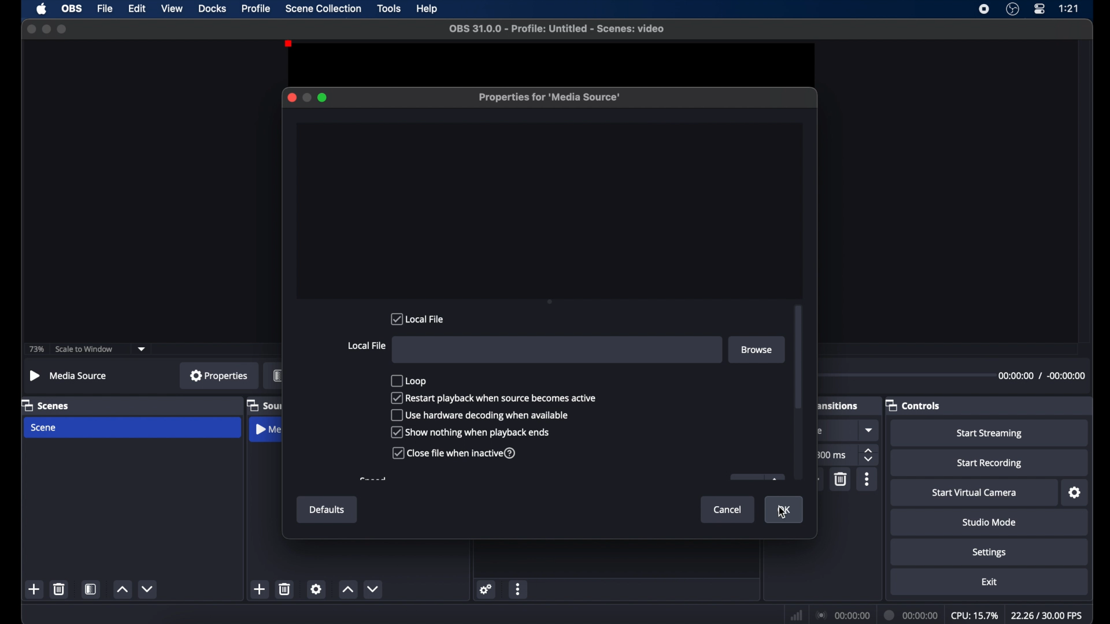 The height and width of the screenshot is (624, 1110). I want to click on add, so click(816, 478).